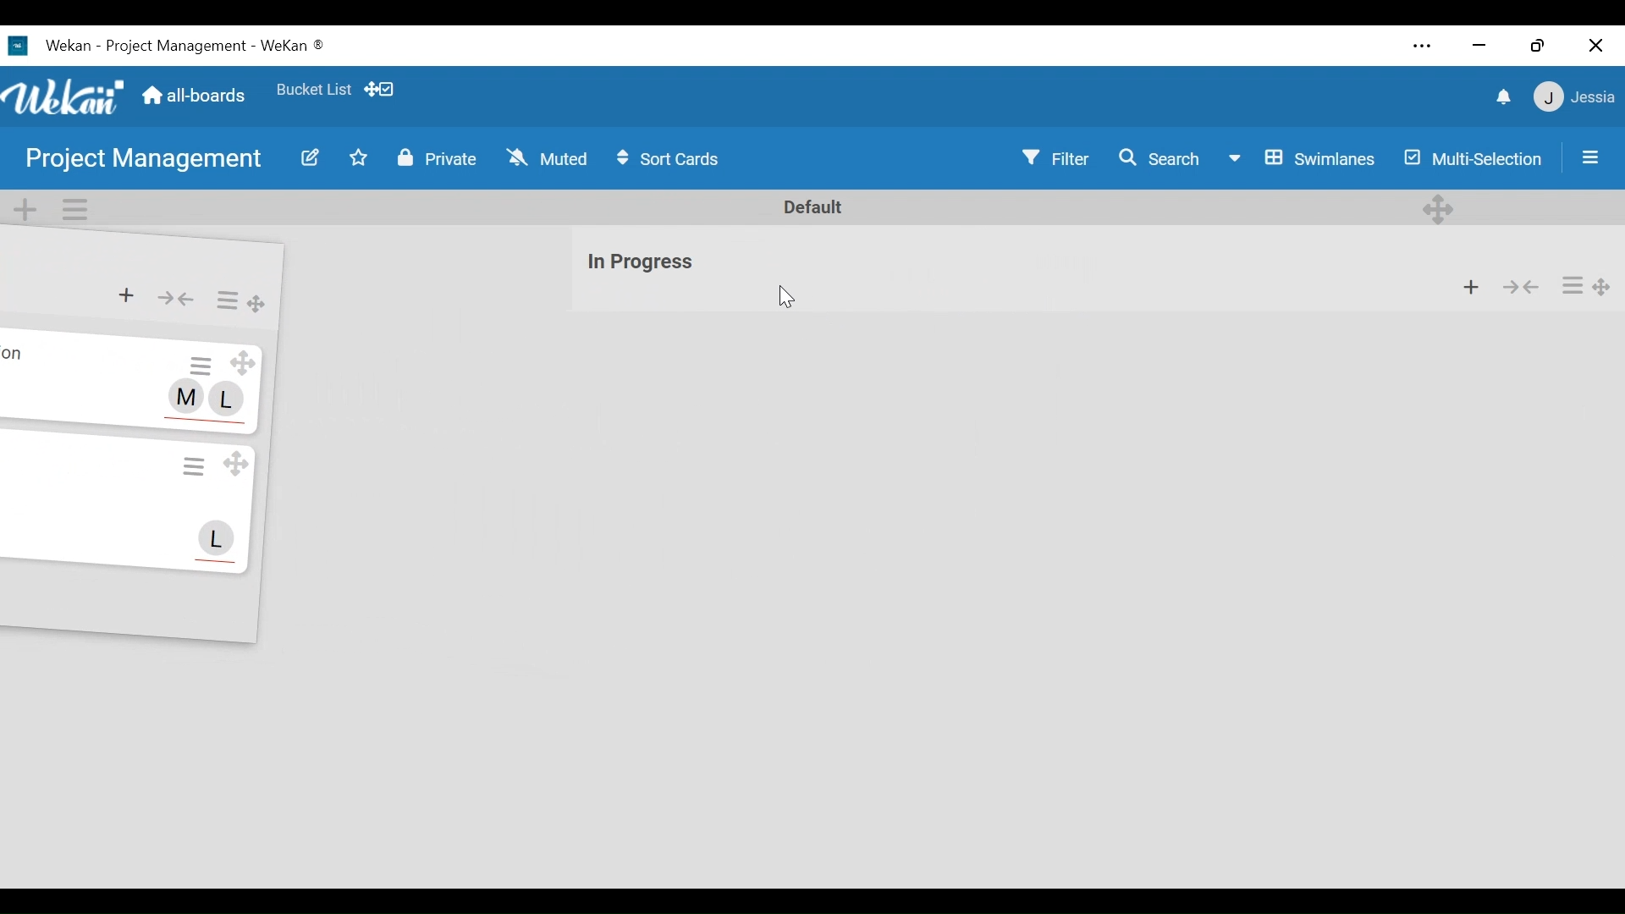 The image size is (1625, 914). Describe the element at coordinates (787, 294) in the screenshot. I see `cursor` at that location.